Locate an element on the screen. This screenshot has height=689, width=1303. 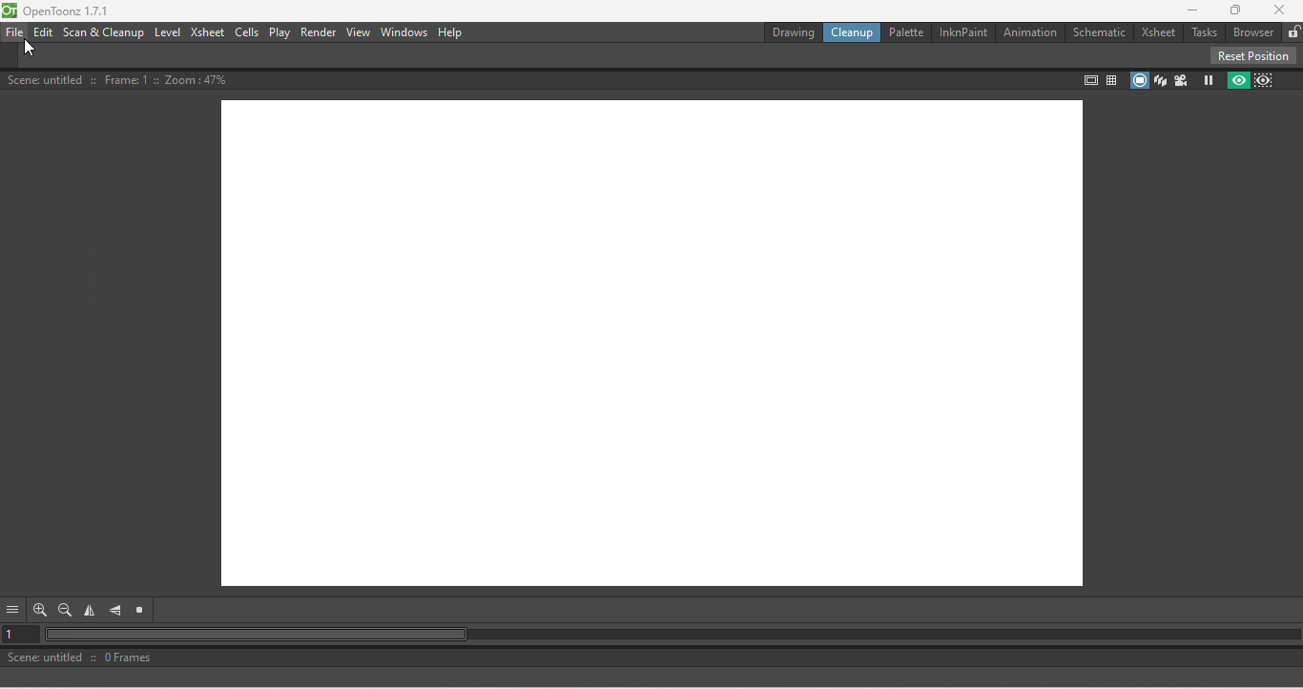
Canvas is located at coordinates (661, 345).